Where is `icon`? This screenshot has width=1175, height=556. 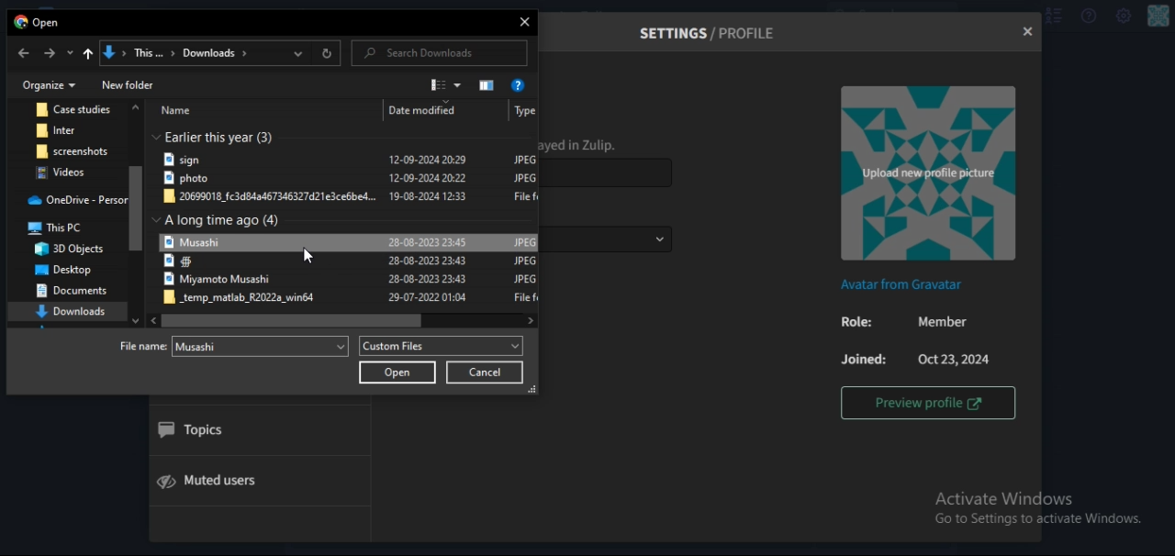
icon is located at coordinates (86, 56).